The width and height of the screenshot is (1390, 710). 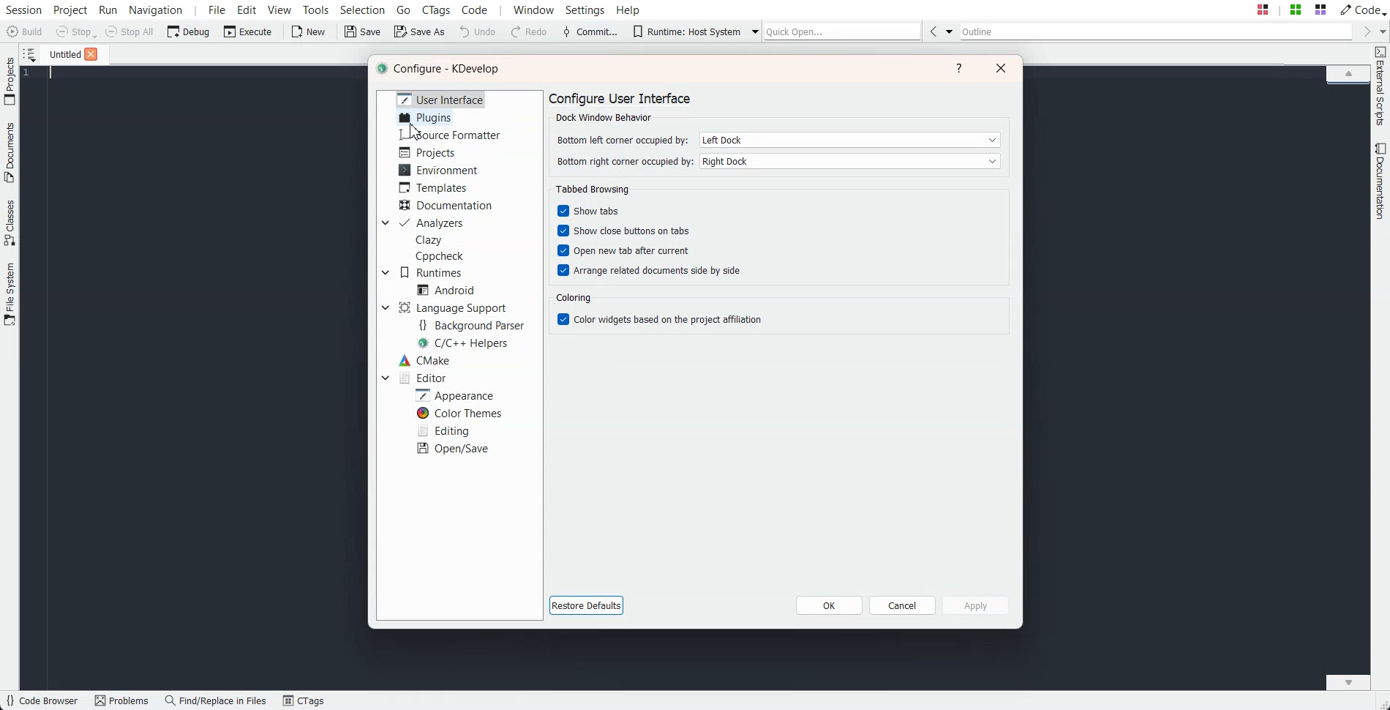 I want to click on Language Support, so click(x=456, y=307).